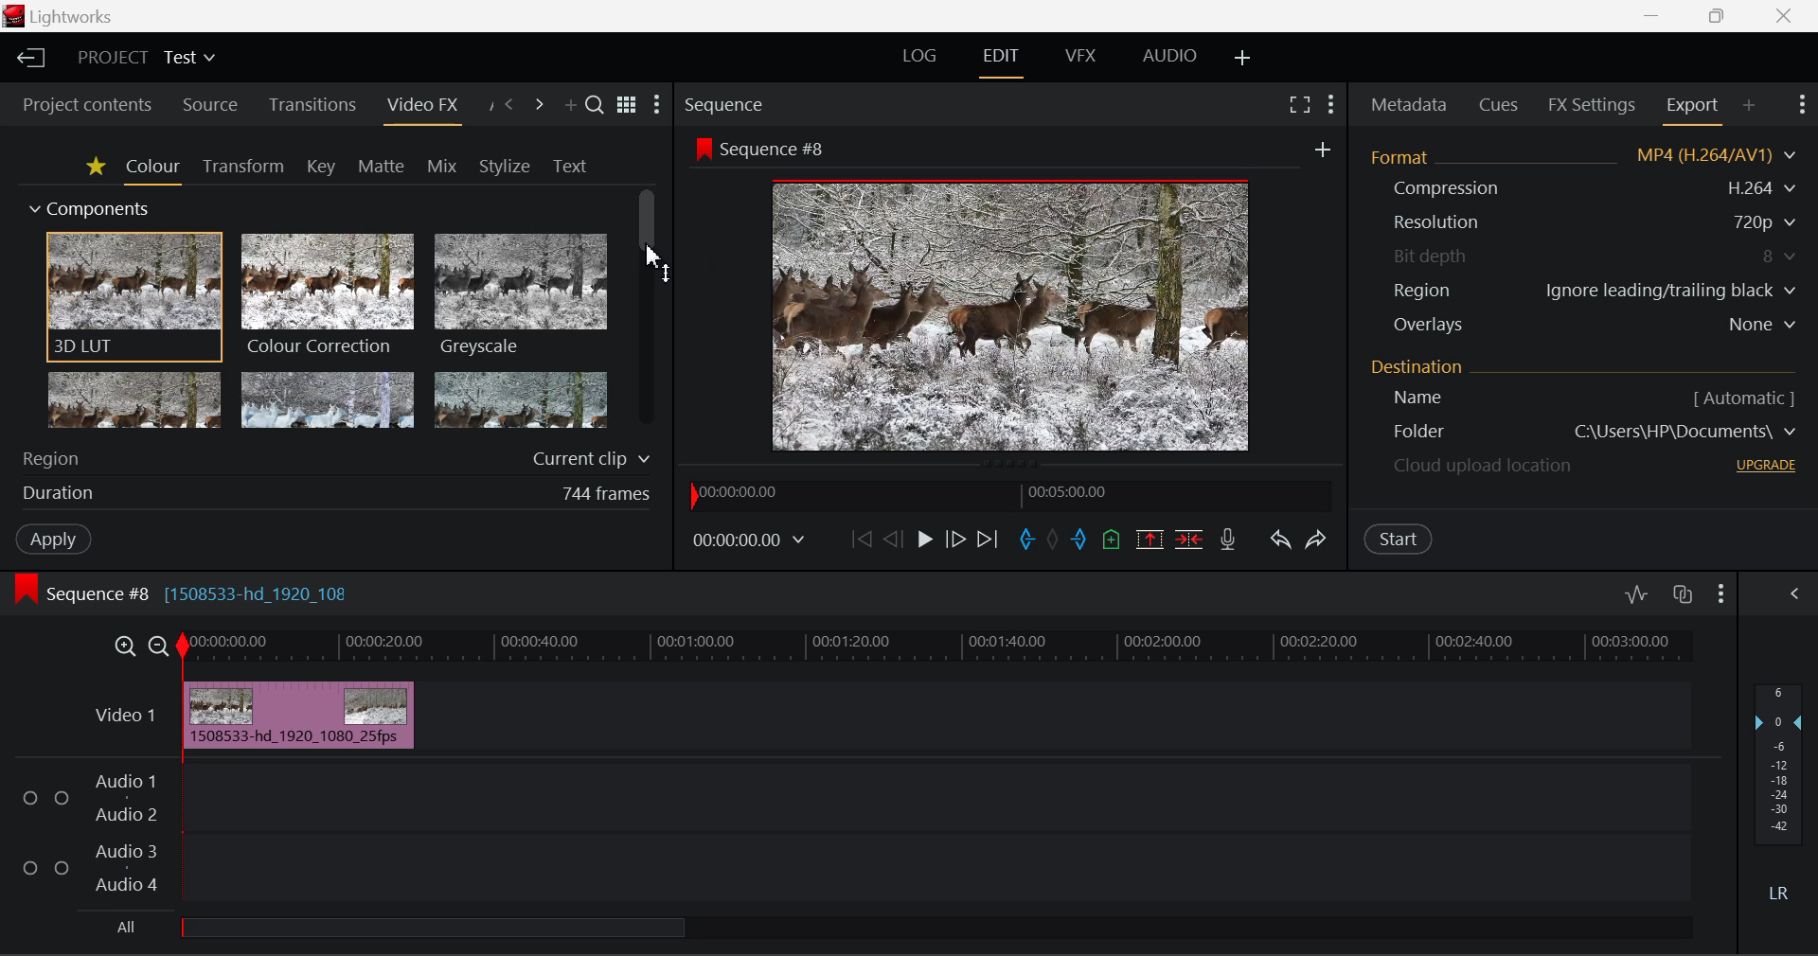 This screenshot has height=956, width=1818. What do you see at coordinates (859, 543) in the screenshot?
I see `To start` at bounding box center [859, 543].